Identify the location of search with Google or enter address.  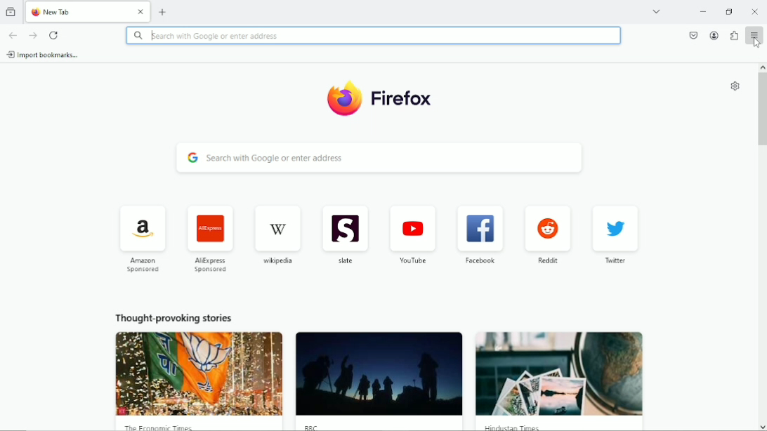
(374, 36).